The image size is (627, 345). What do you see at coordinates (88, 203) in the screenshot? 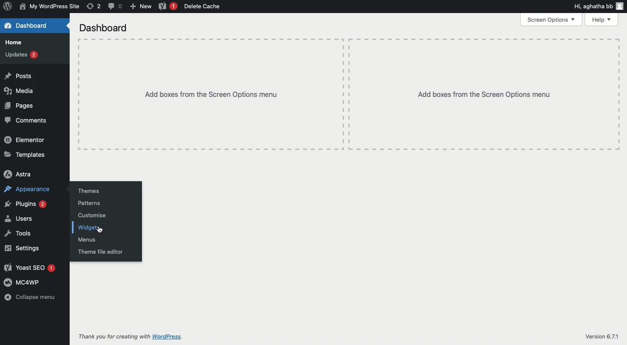
I see `Patterns` at bounding box center [88, 203].